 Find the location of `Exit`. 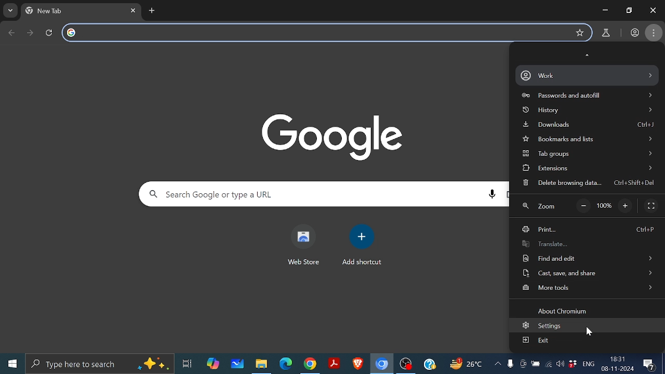

Exit is located at coordinates (536, 340).